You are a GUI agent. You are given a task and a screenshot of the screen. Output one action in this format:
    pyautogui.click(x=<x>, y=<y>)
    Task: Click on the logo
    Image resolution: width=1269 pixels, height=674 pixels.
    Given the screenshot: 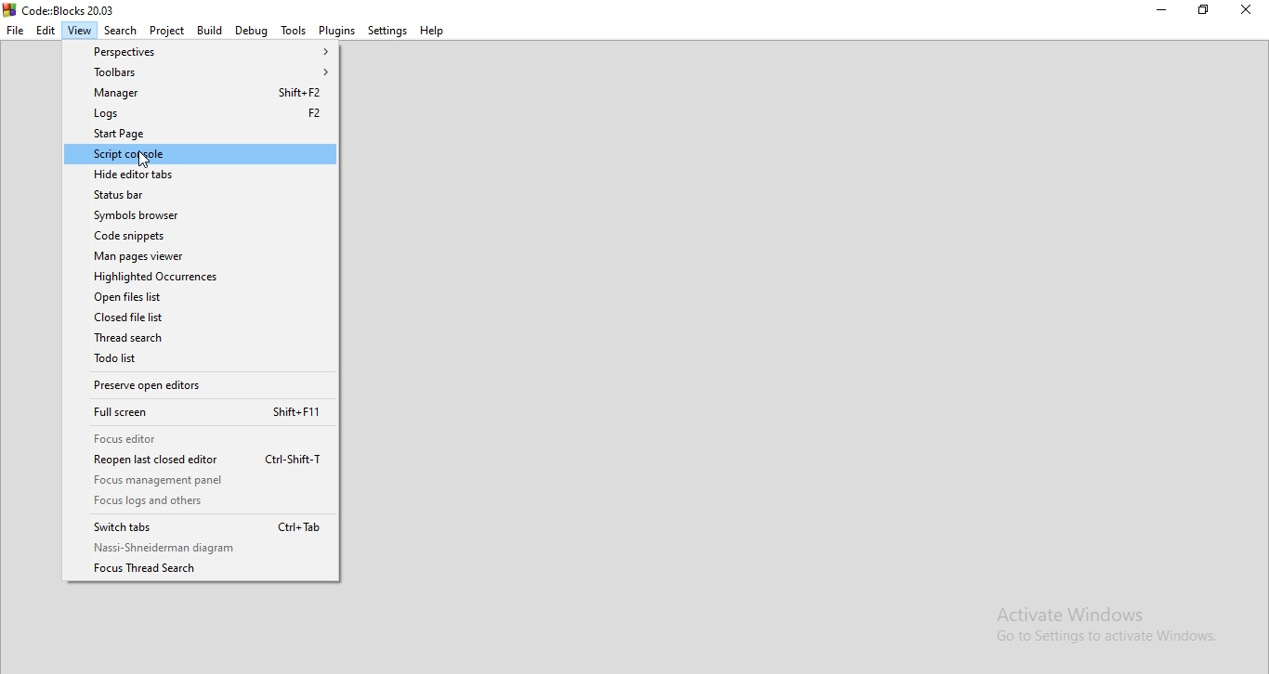 What is the action you would take?
    pyautogui.click(x=68, y=9)
    